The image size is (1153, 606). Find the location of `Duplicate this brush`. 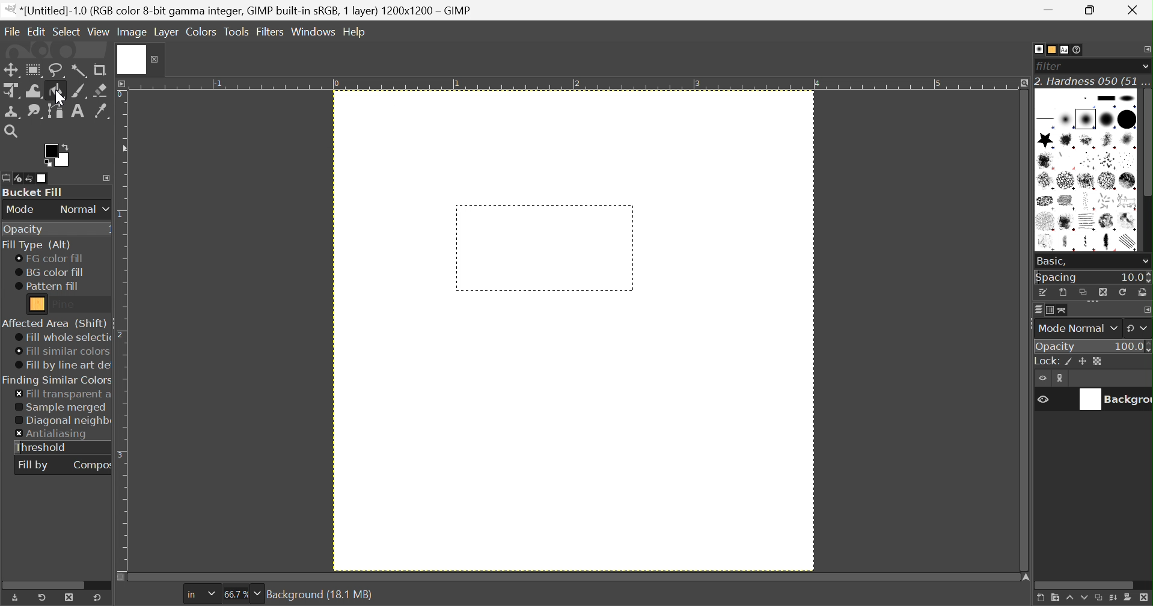

Duplicate this brush is located at coordinates (1083, 292).